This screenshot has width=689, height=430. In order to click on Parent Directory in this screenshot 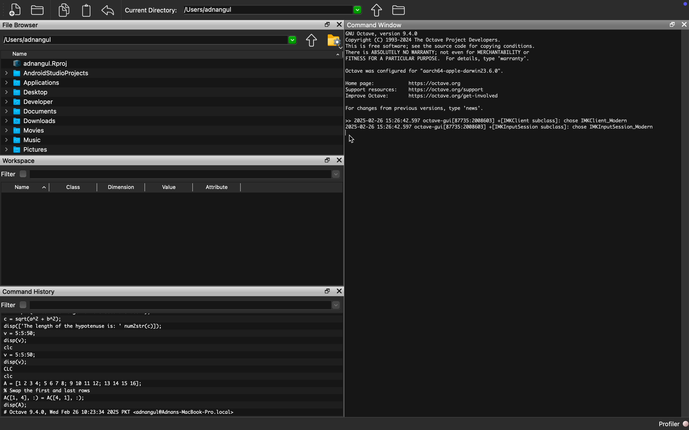, I will do `click(312, 41)`.